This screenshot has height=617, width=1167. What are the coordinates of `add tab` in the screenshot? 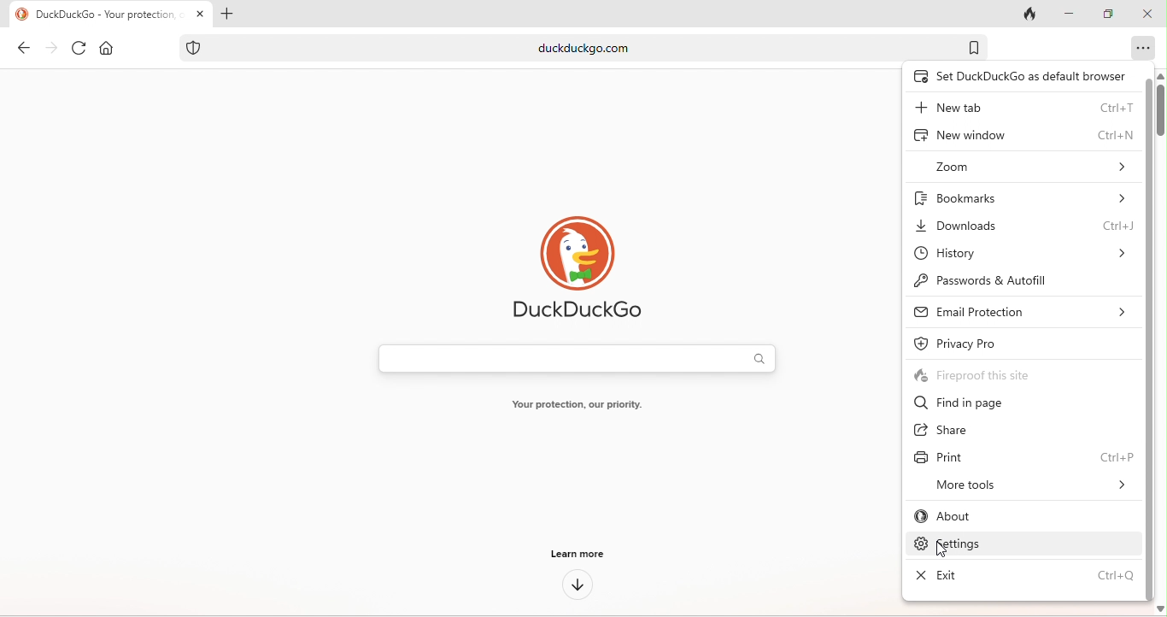 It's located at (231, 15).